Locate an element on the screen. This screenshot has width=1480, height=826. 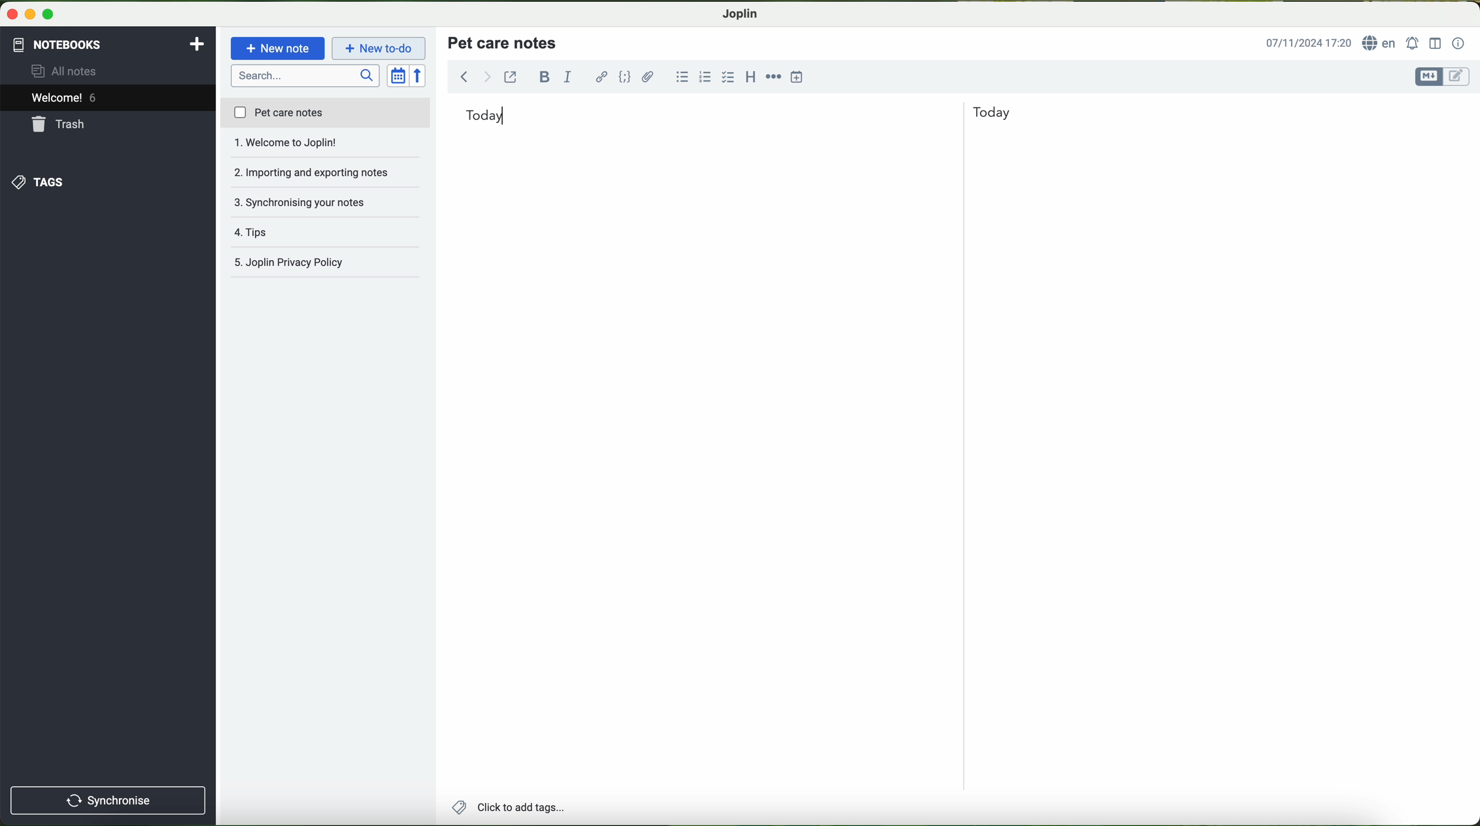
tips is located at coordinates (326, 202).